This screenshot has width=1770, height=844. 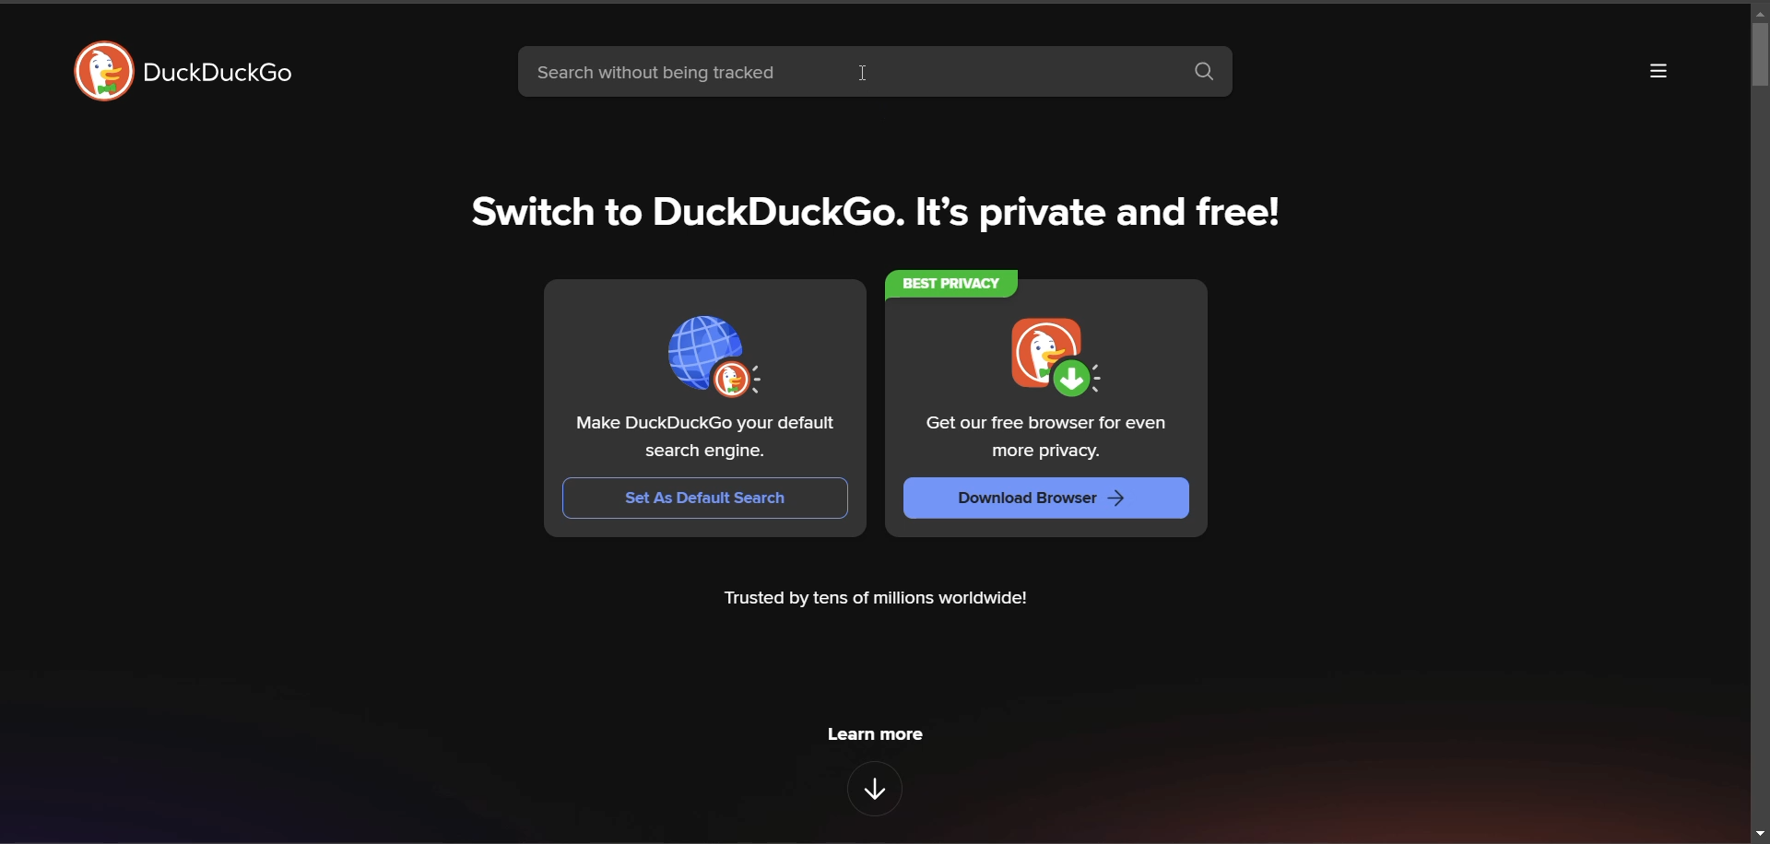 I want to click on Switch to DuckDuckGo. It’s private and free!, so click(x=873, y=206).